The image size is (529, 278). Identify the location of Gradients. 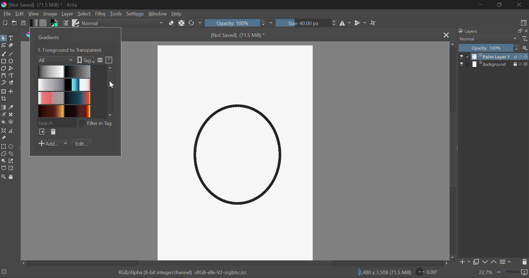
(64, 91).